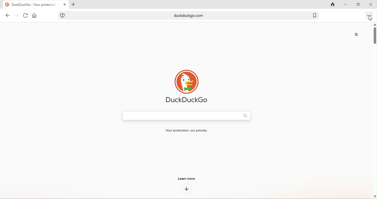 Image resolution: width=377 pixels, height=199 pixels. Describe the element at coordinates (375, 25) in the screenshot. I see `scroll up` at that location.